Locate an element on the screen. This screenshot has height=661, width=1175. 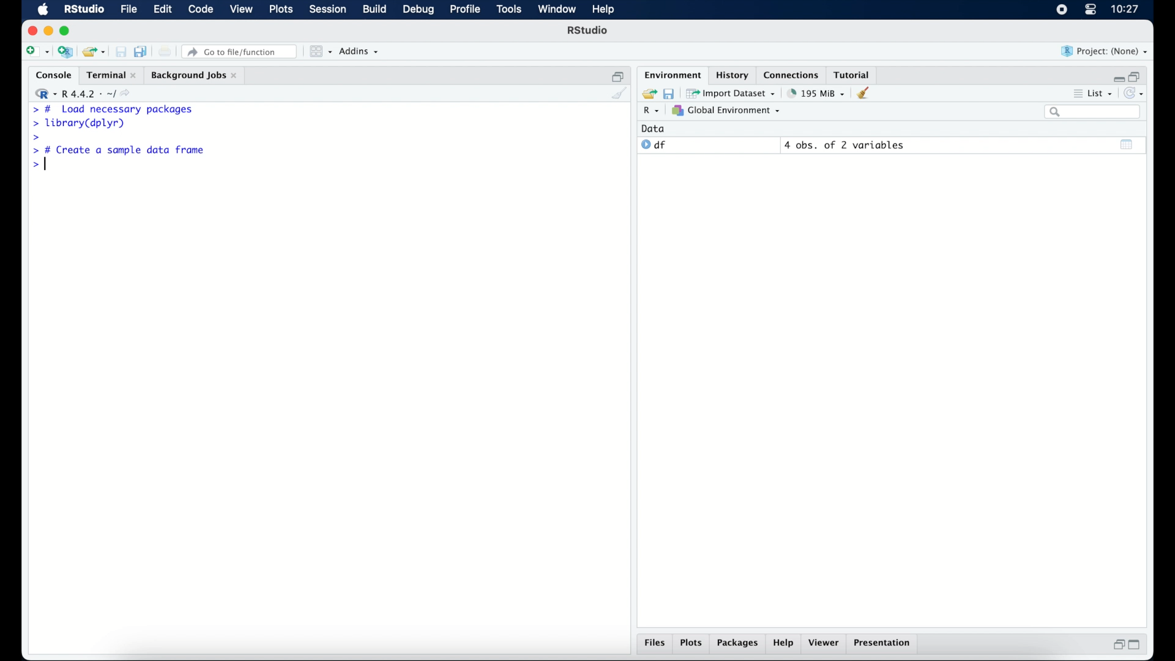
build is located at coordinates (374, 10).